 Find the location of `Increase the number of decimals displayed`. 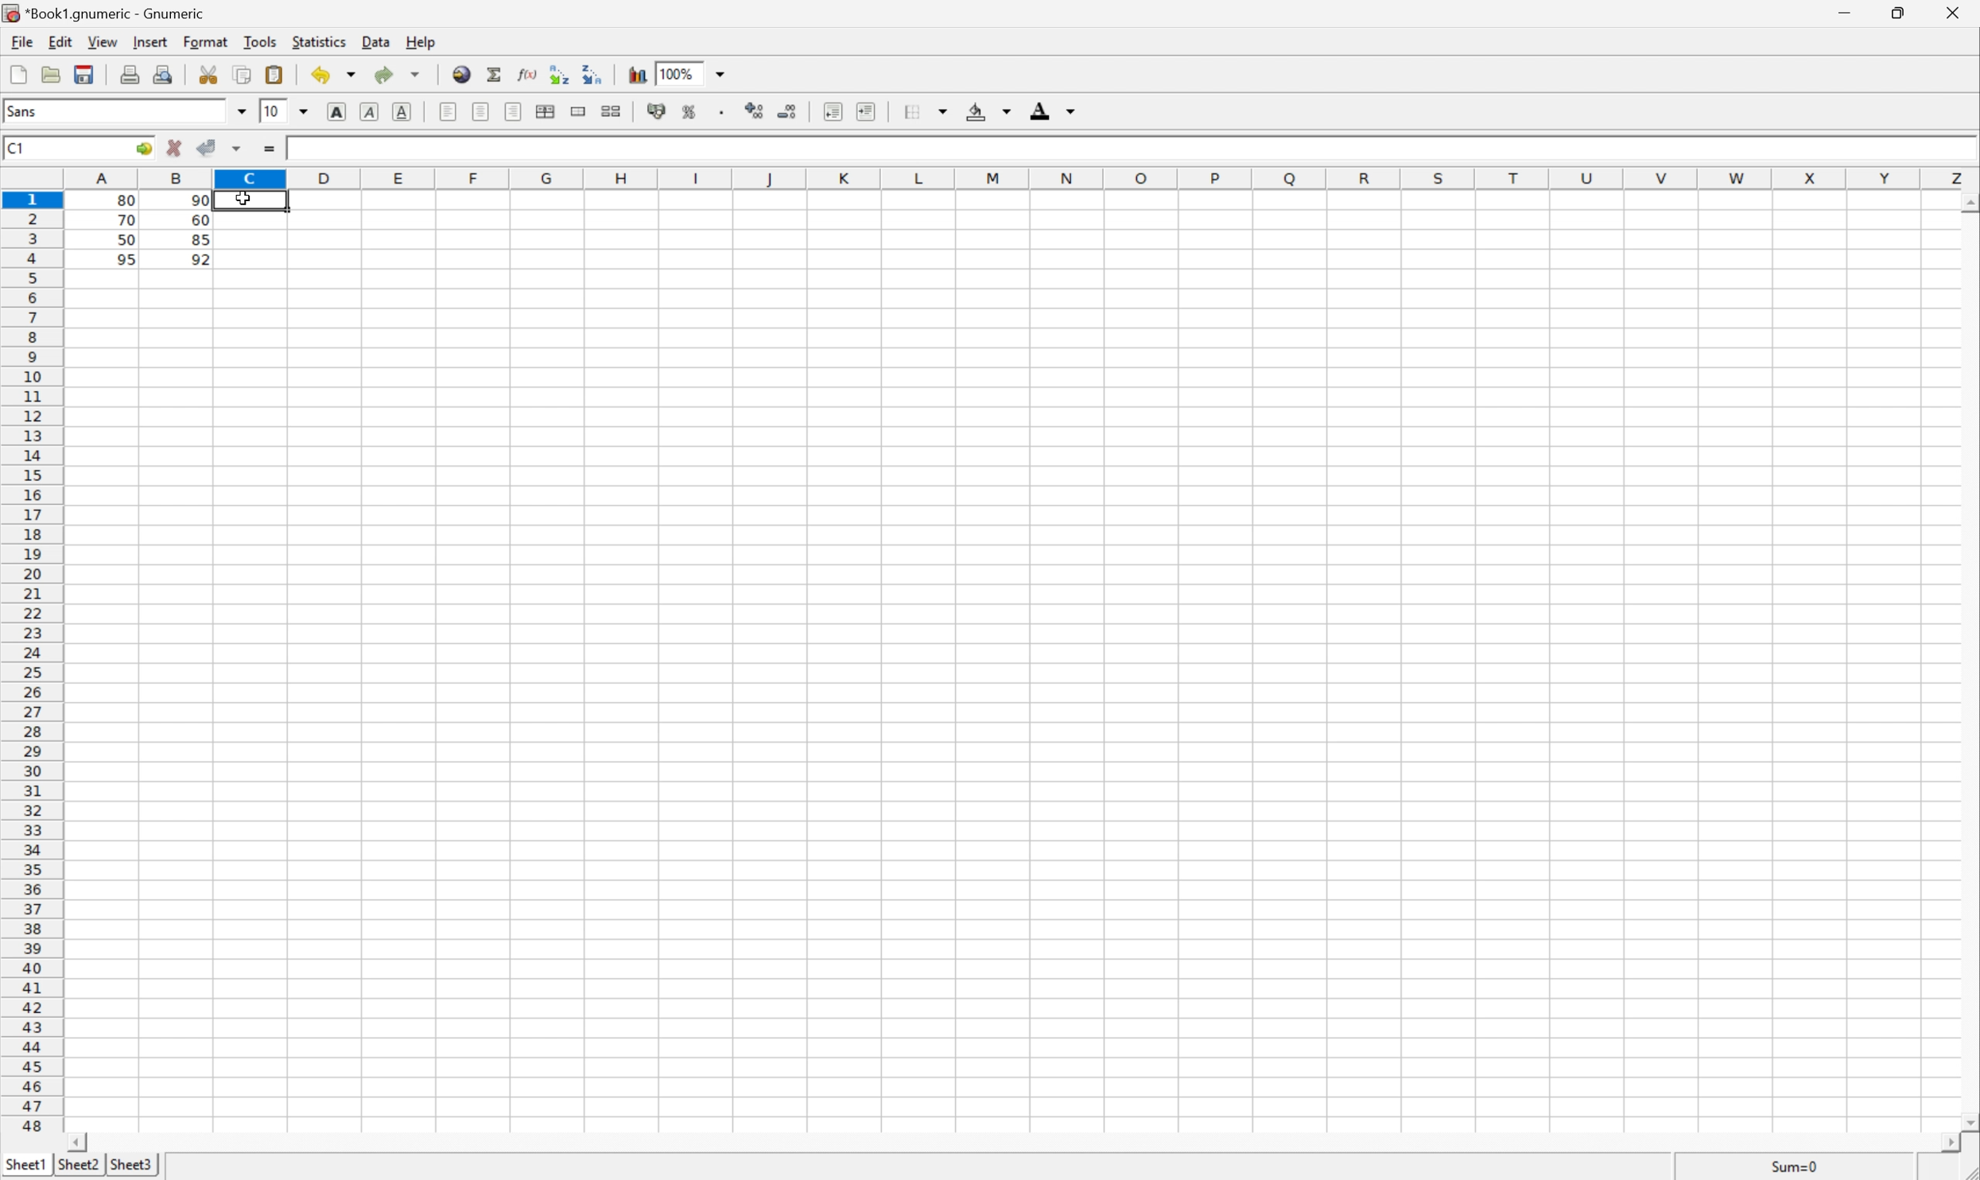

Increase the number of decimals displayed is located at coordinates (756, 111).